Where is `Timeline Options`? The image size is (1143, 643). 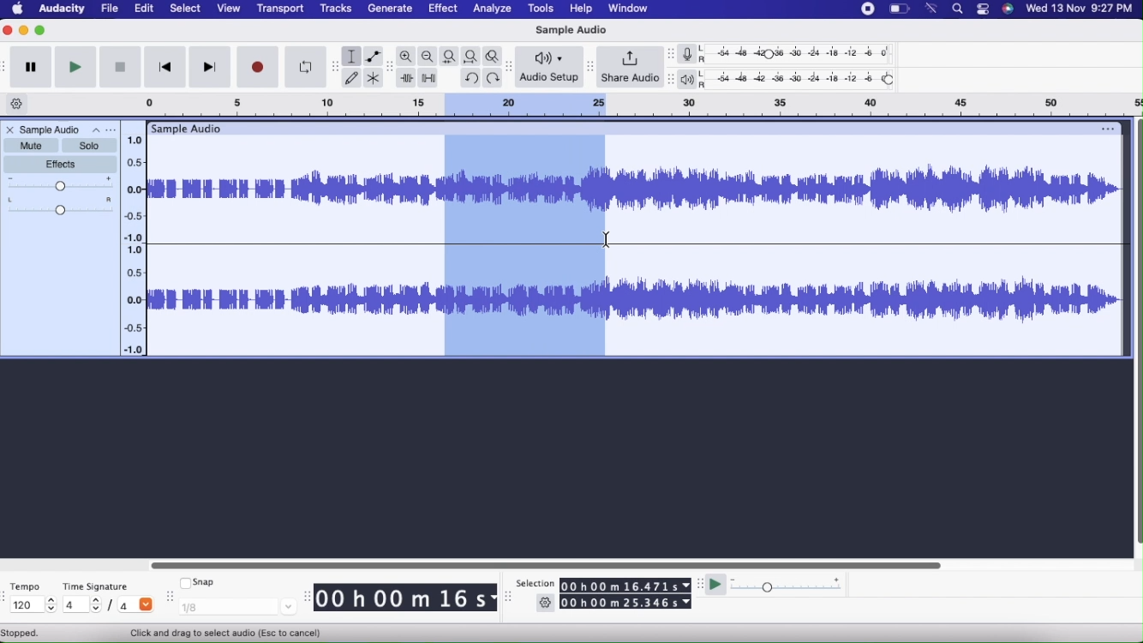
Timeline Options is located at coordinates (18, 105).